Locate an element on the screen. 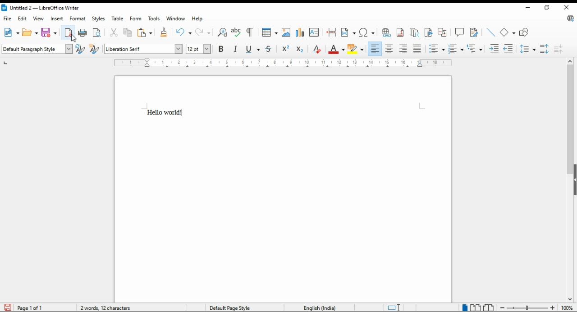 The width and height of the screenshot is (577, 312). insert cross-refrence is located at coordinates (443, 31).